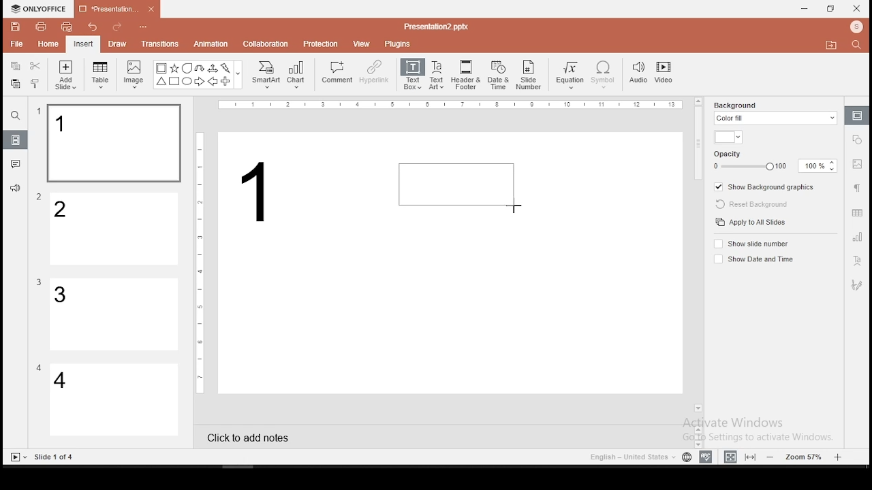 This screenshot has height=490, width=872. Describe the element at coordinates (187, 68) in the screenshot. I see `Bubble` at that location.